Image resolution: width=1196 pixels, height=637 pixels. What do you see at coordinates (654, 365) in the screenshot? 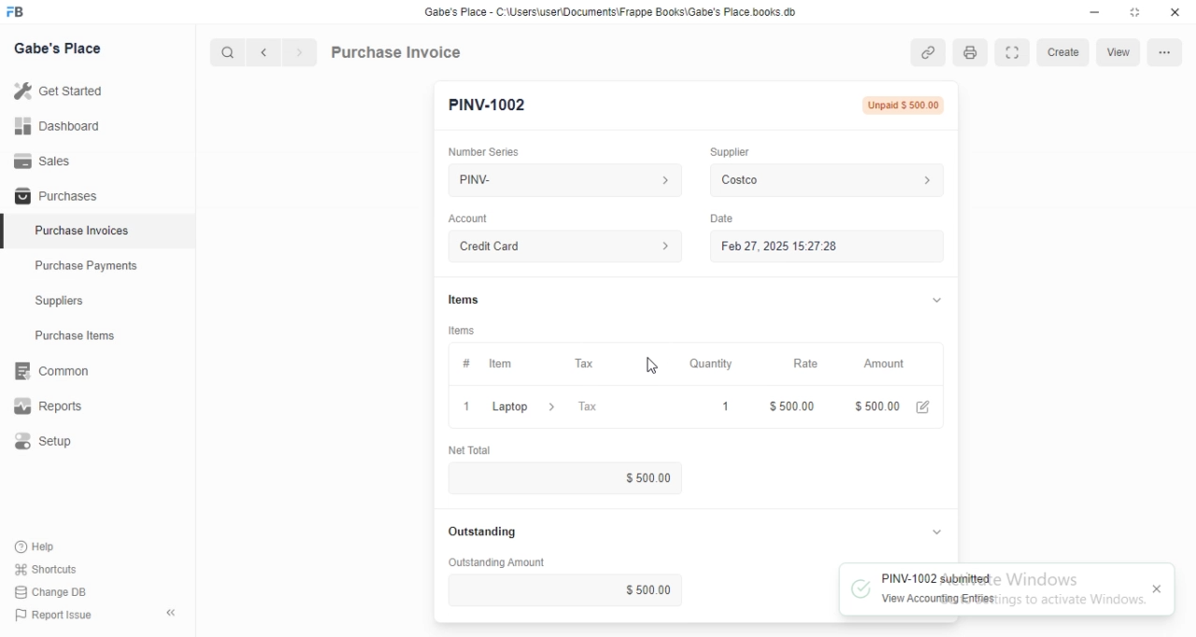
I see `Cursor` at bounding box center [654, 365].